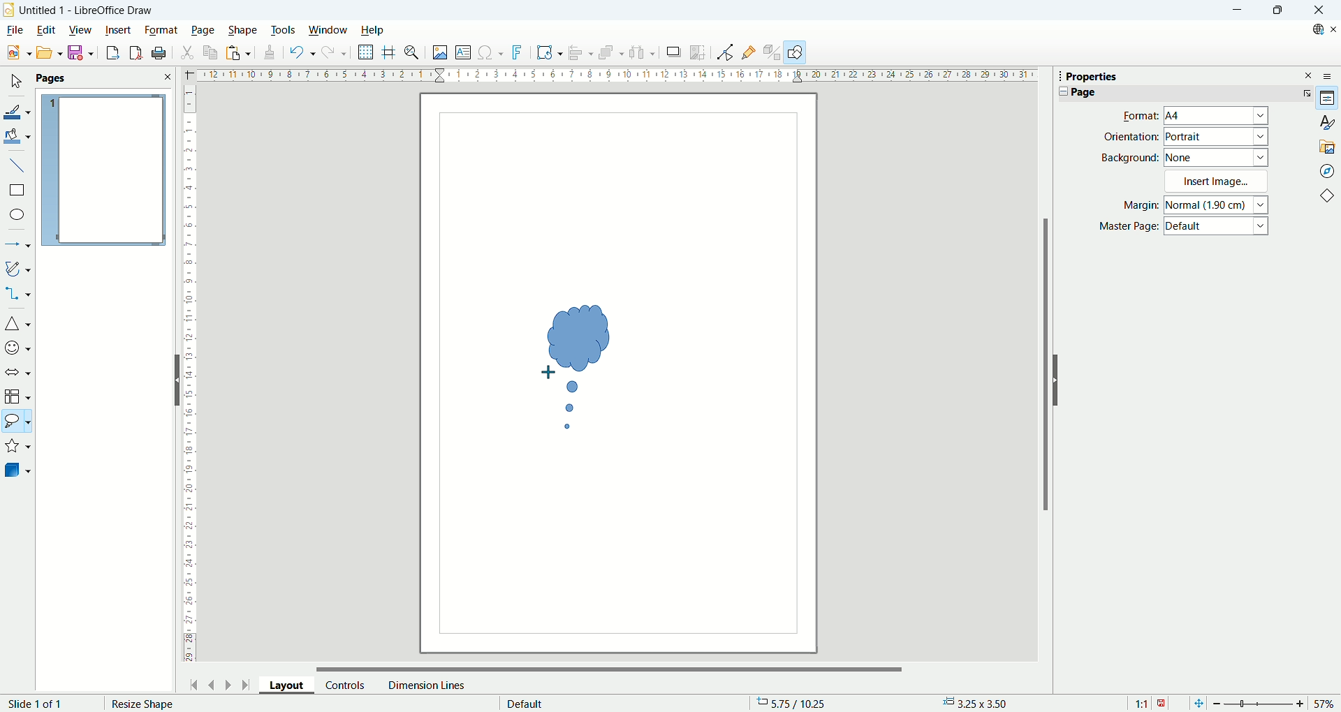 This screenshot has height=712, width=1341. What do you see at coordinates (195, 683) in the screenshot?
I see `go to first page` at bounding box center [195, 683].